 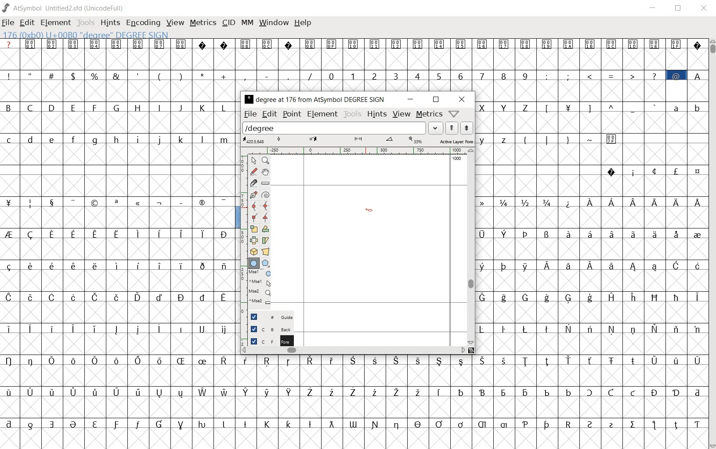 I want to click on window, so click(x=275, y=22).